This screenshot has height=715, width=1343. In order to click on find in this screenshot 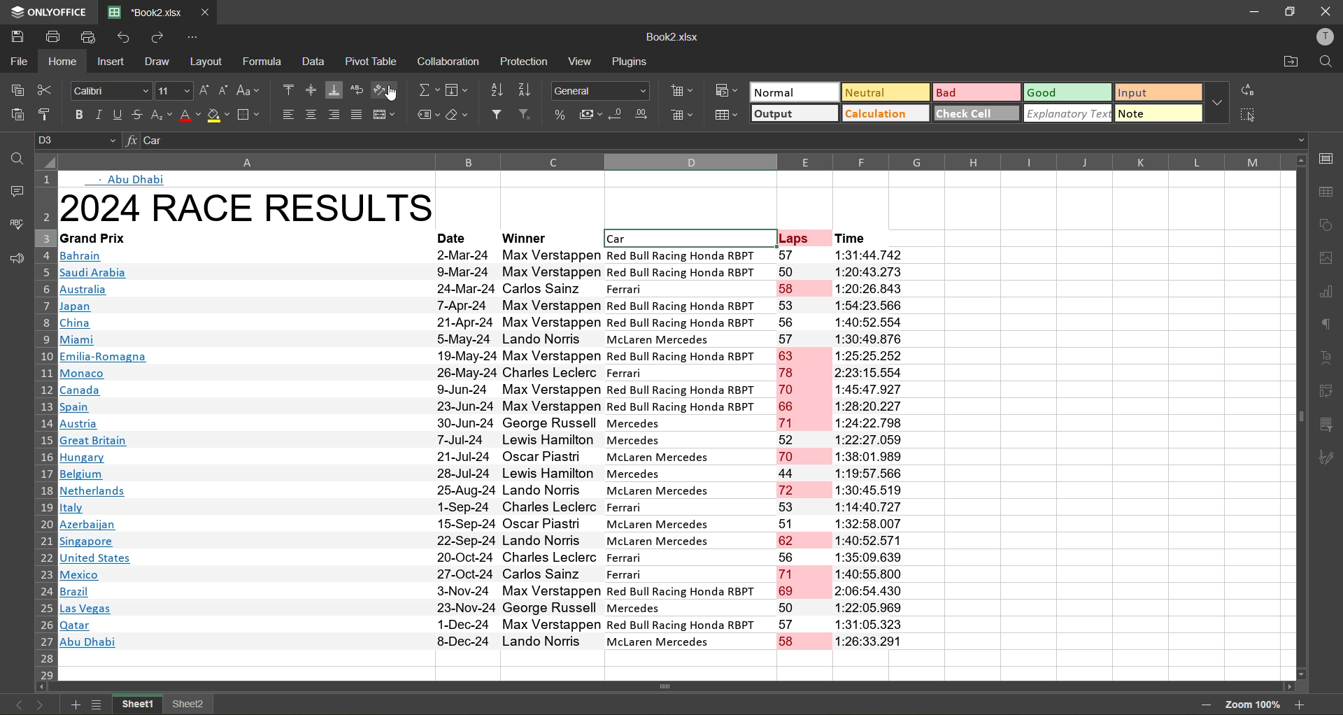, I will do `click(1328, 64)`.